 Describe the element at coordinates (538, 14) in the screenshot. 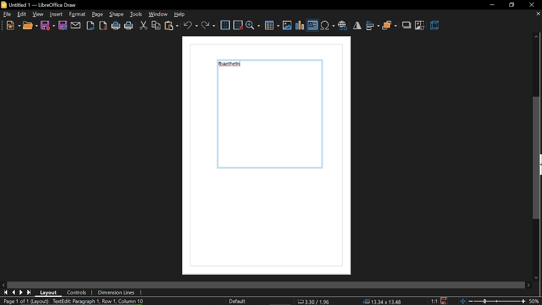

I see `CLose tab` at that location.